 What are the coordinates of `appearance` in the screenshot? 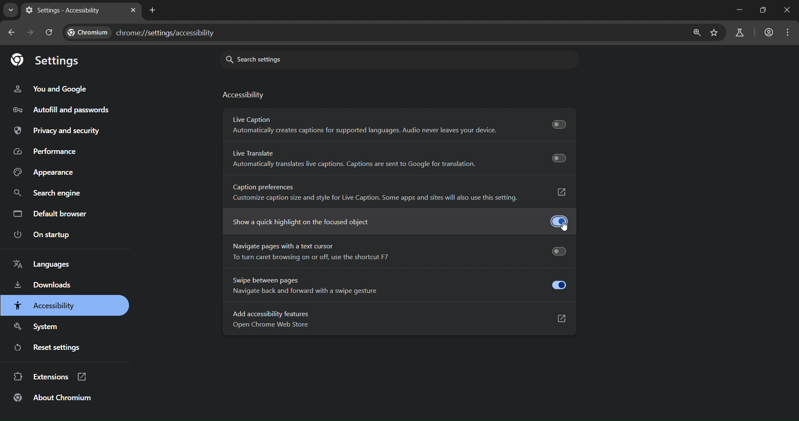 It's located at (44, 172).